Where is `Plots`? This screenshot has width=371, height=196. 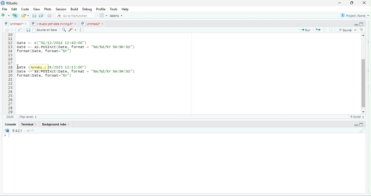 Plots is located at coordinates (48, 10).